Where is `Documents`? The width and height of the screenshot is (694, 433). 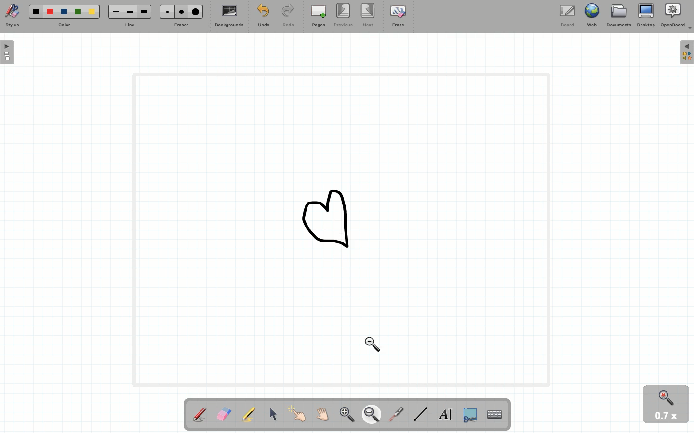
Documents is located at coordinates (618, 16).